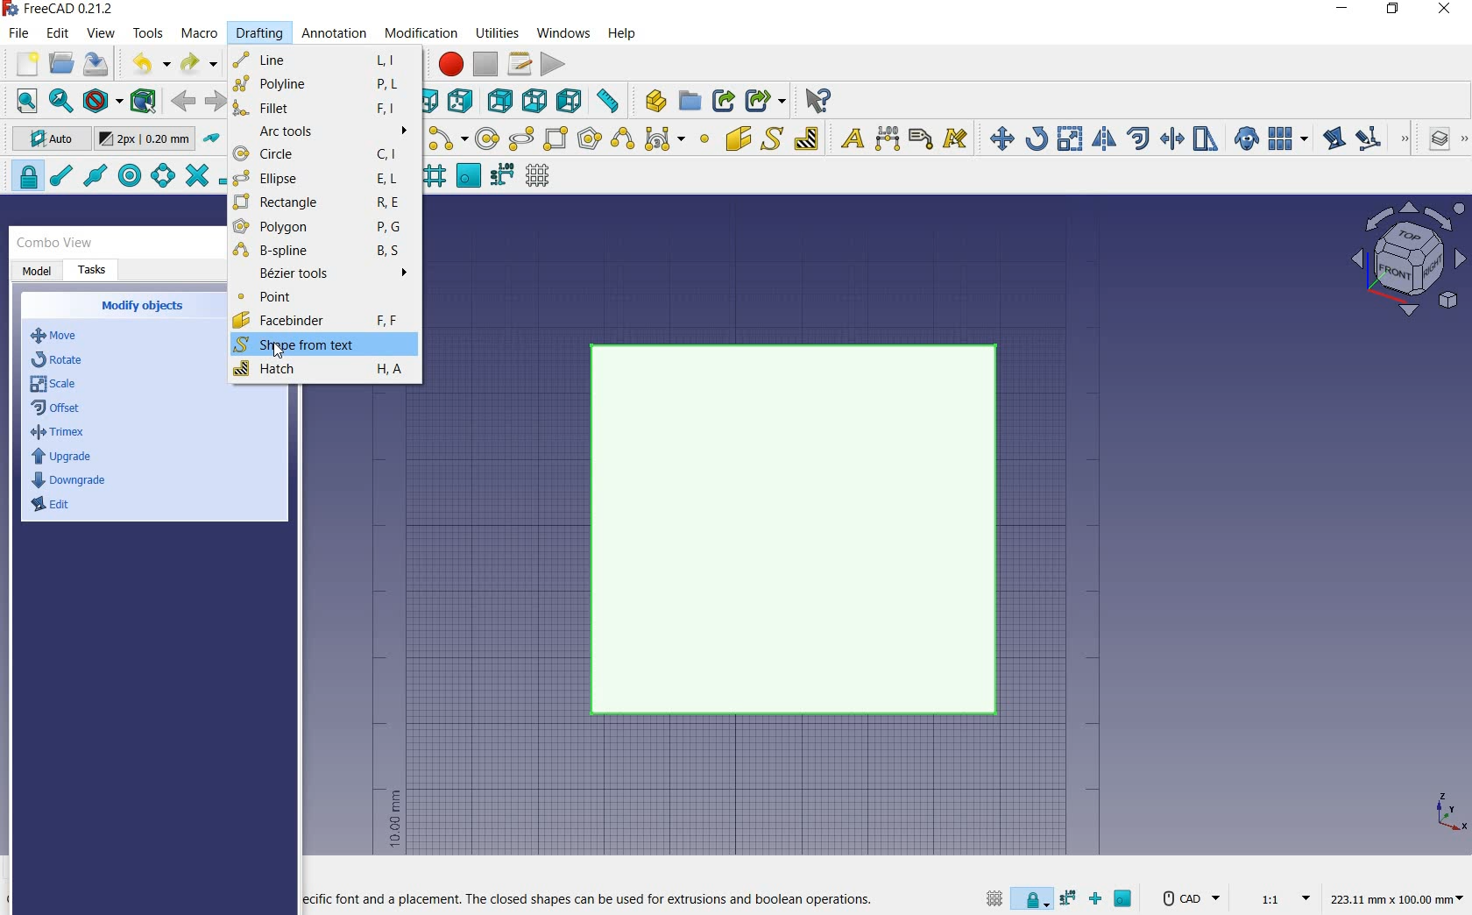 The width and height of the screenshot is (1472, 915). I want to click on manage layers, so click(1431, 140).